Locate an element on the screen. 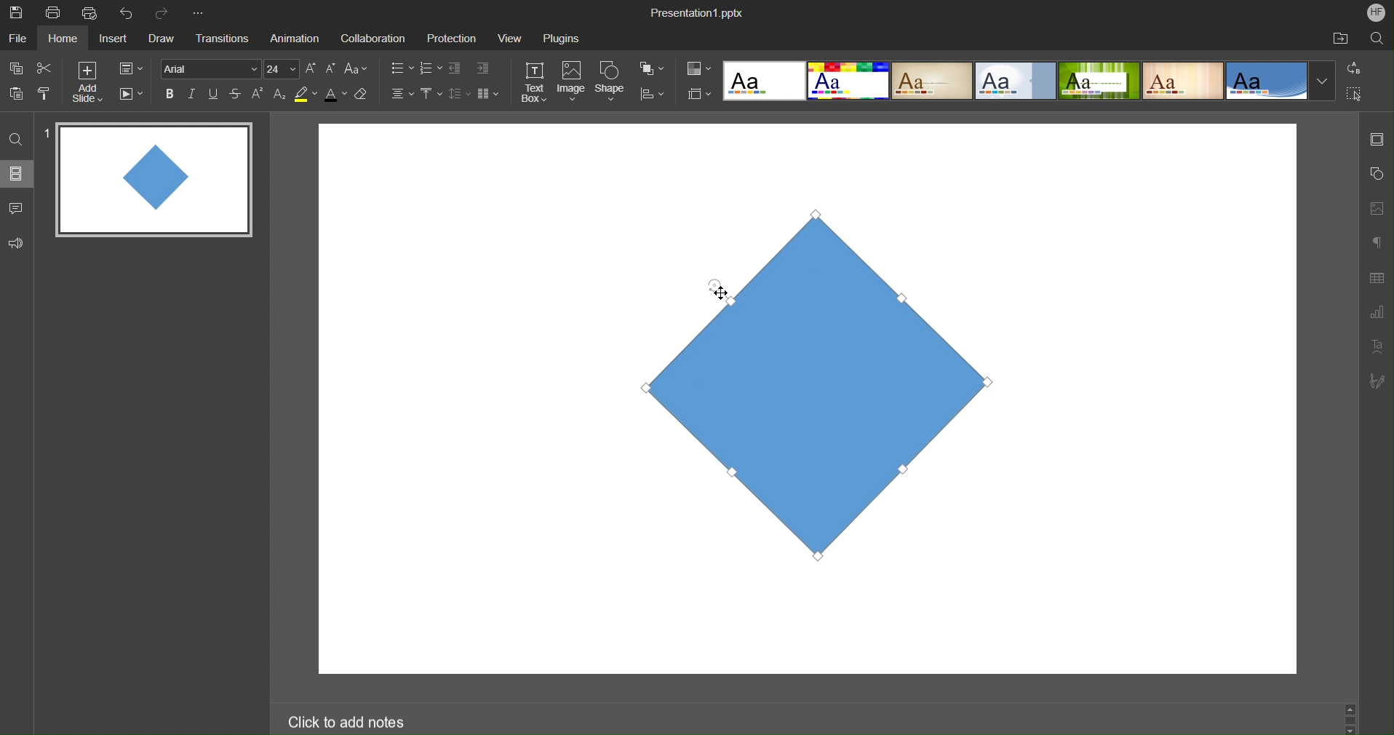 This screenshot has width=1394, height=735. Select All is located at coordinates (1355, 93).